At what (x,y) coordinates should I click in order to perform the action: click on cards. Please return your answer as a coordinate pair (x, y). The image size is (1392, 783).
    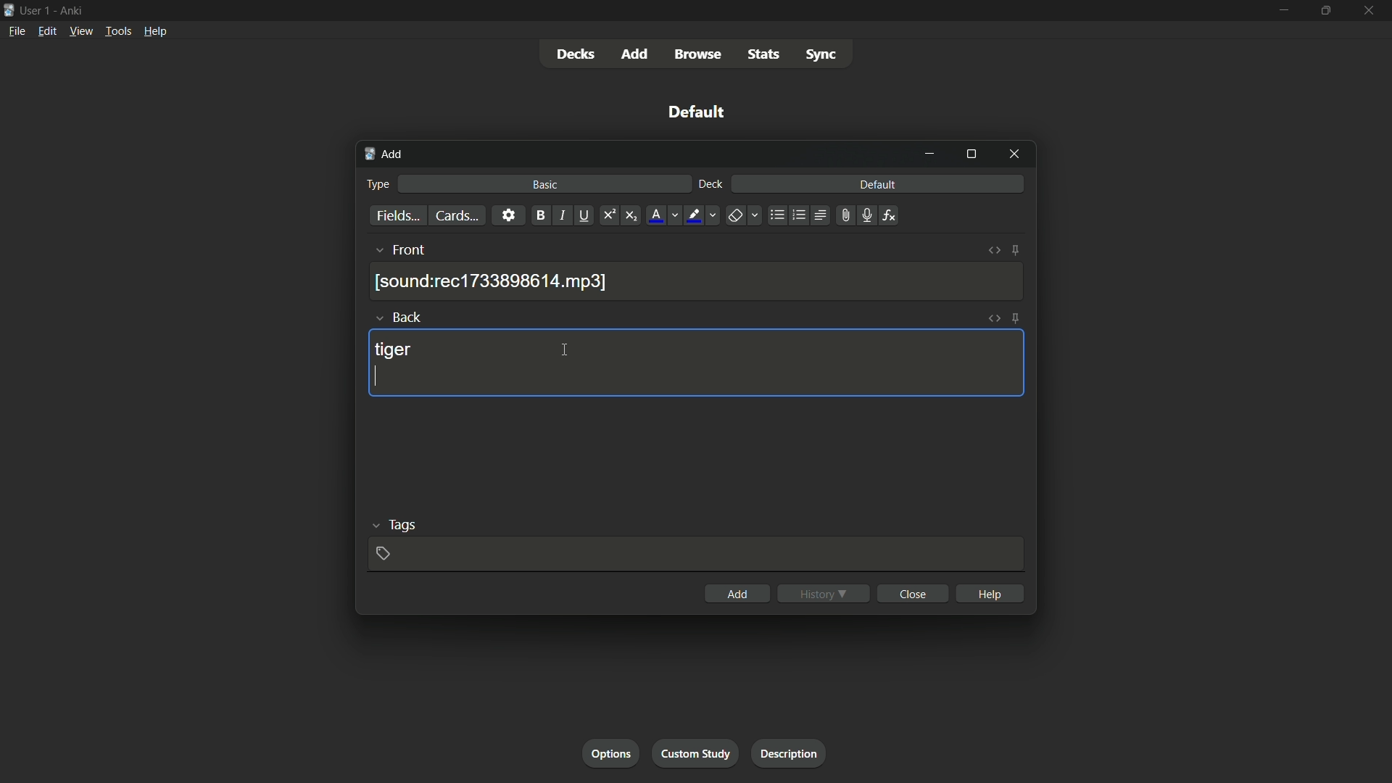
    Looking at the image, I should click on (455, 215).